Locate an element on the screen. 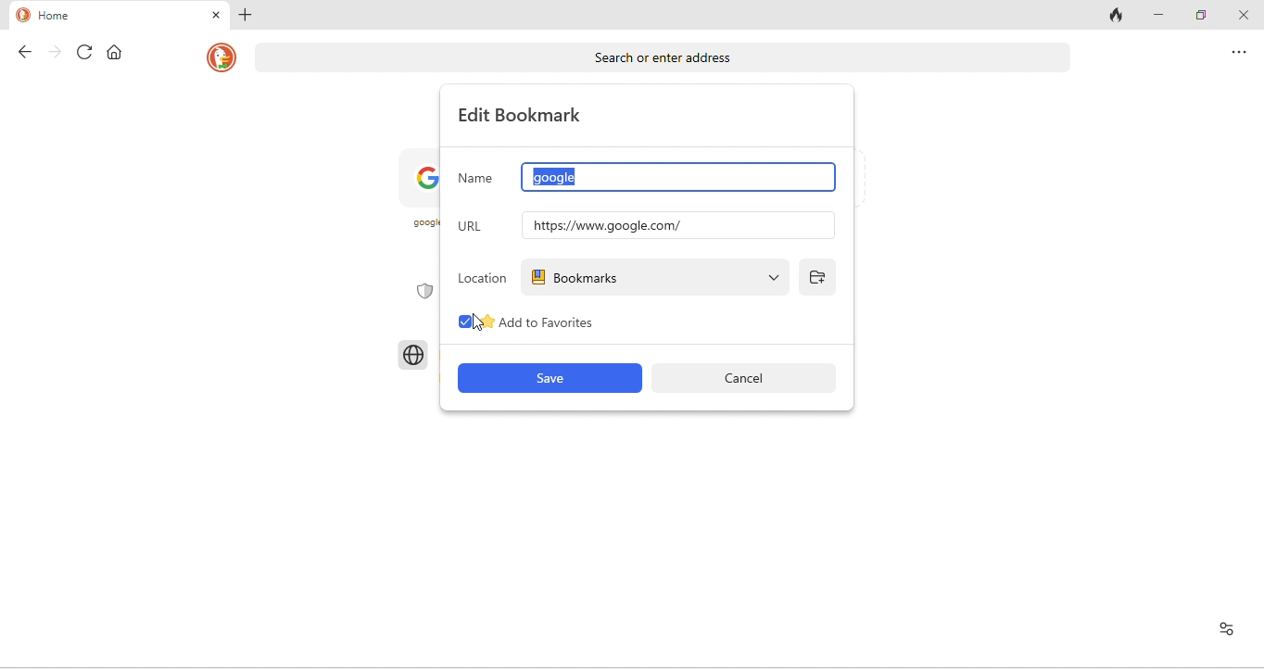 The height and width of the screenshot is (669, 1264). home is located at coordinates (68, 15).